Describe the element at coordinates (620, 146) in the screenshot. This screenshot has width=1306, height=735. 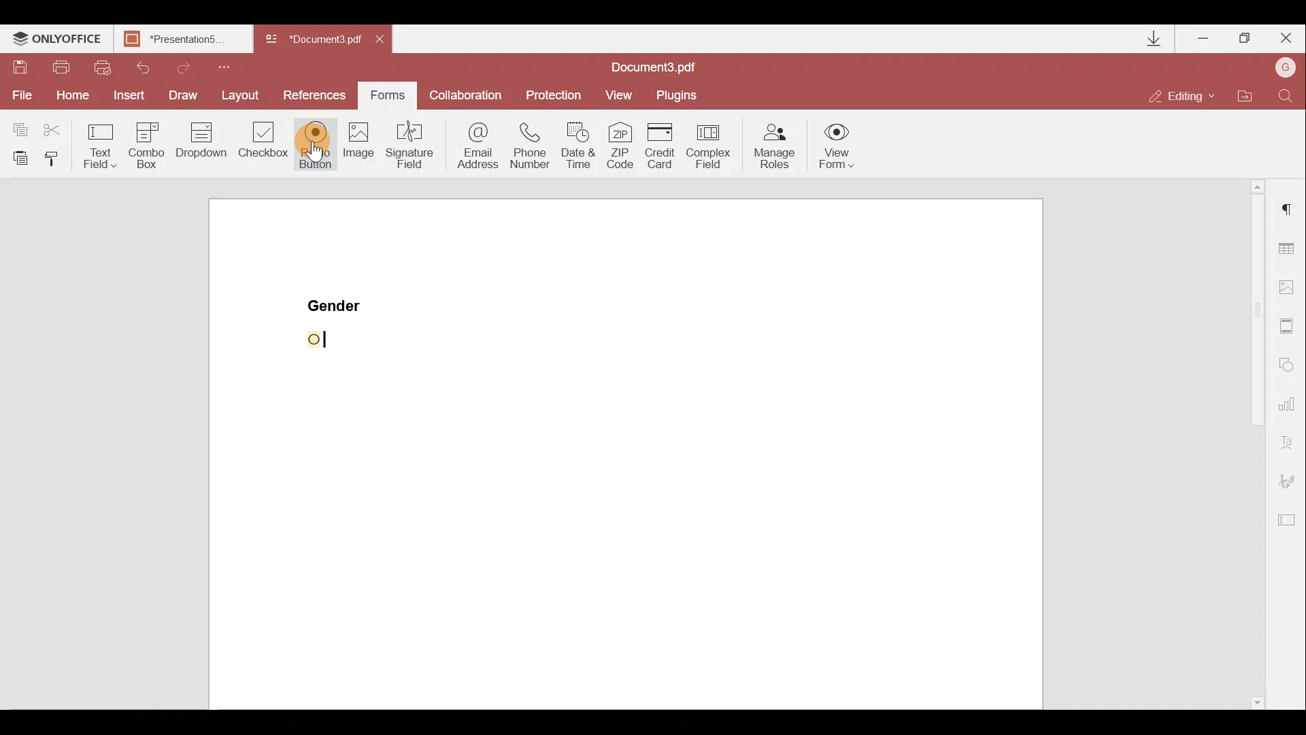
I see `ZIP code` at that location.